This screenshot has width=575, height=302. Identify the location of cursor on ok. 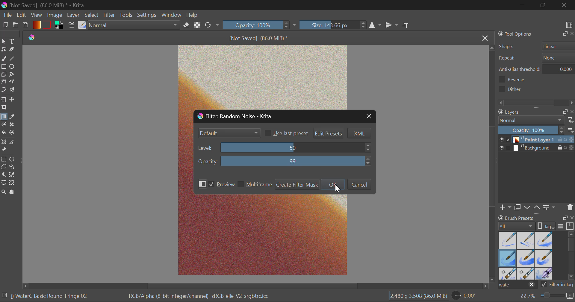
(339, 190).